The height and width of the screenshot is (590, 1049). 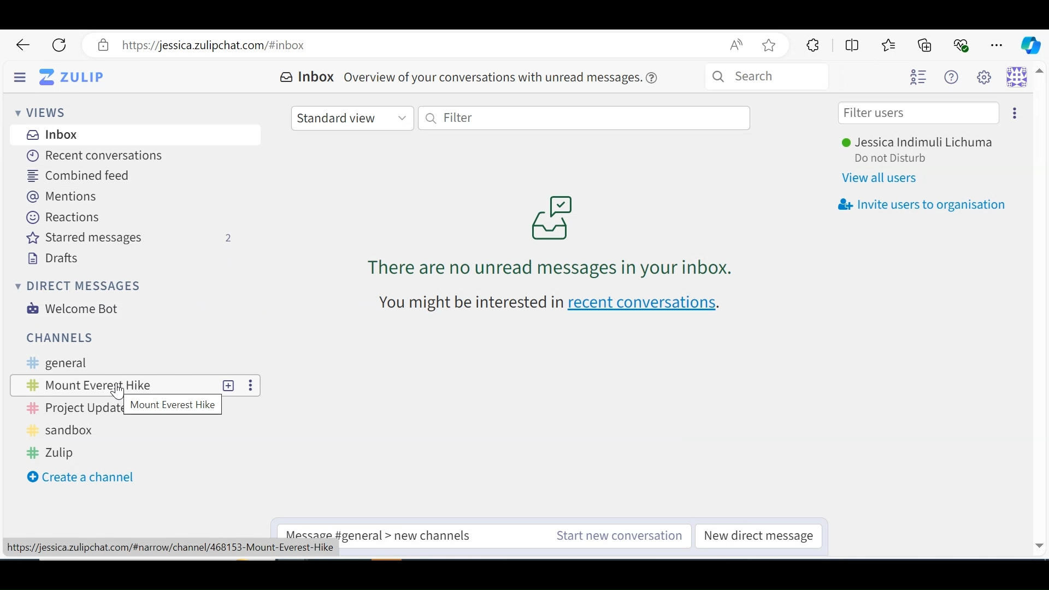 What do you see at coordinates (1039, 544) in the screenshot?
I see `Down` at bounding box center [1039, 544].